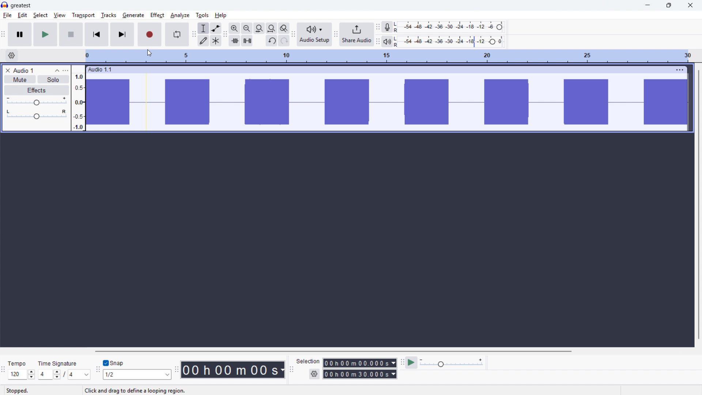  I want to click on zoom out, so click(247, 28).